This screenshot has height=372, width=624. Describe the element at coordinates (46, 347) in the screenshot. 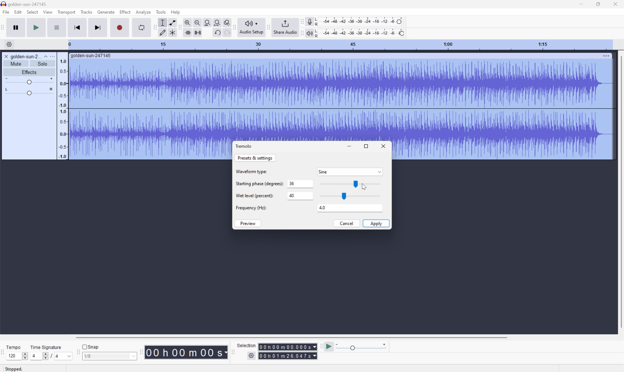

I see `Time signature` at that location.